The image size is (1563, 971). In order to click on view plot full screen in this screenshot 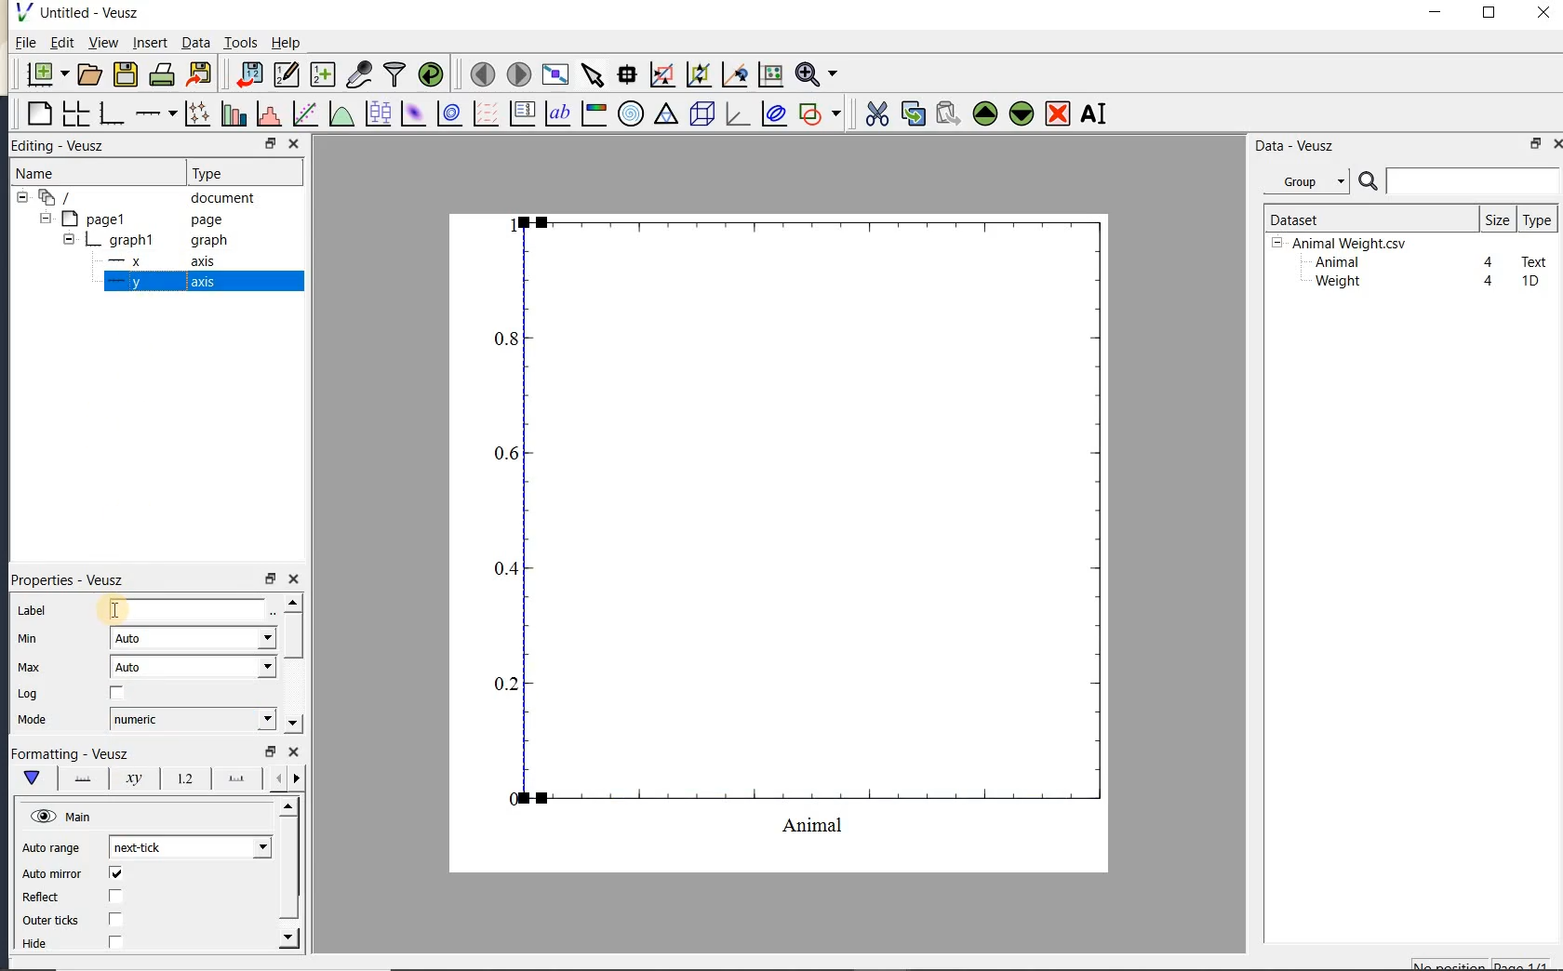, I will do `click(554, 75)`.